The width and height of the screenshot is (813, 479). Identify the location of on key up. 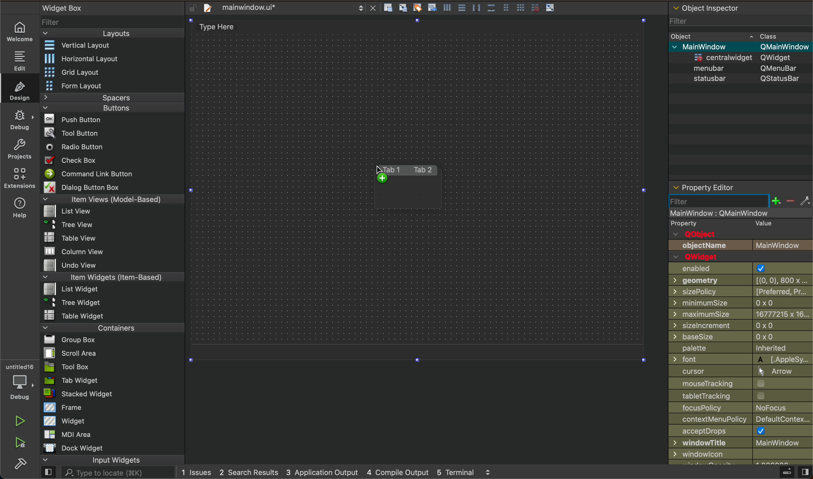
(394, 188).